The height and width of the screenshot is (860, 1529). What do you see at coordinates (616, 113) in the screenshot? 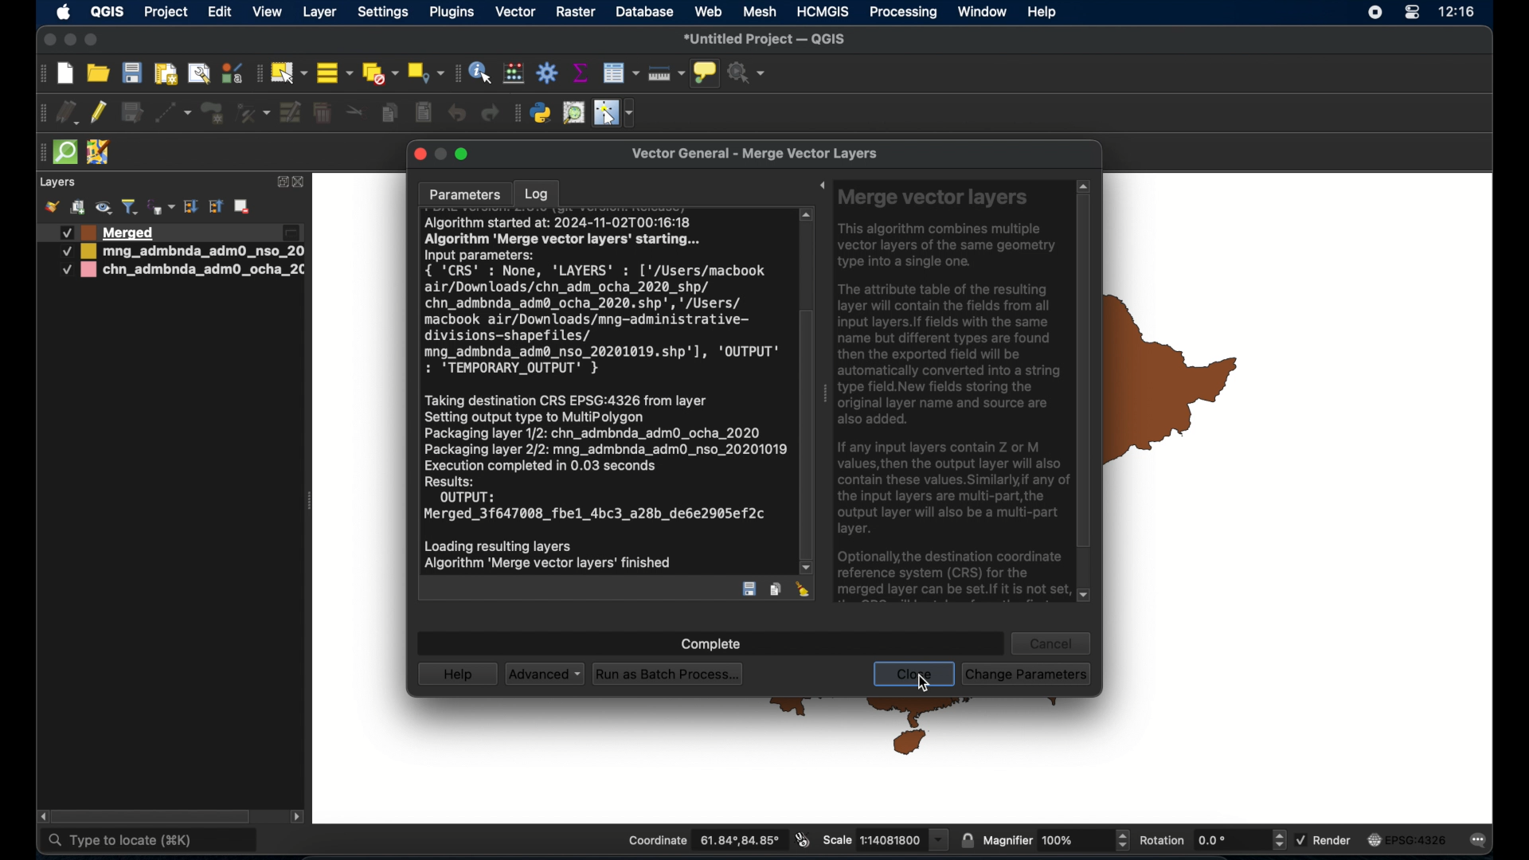
I see `switches mouse to configurable pointer` at bounding box center [616, 113].